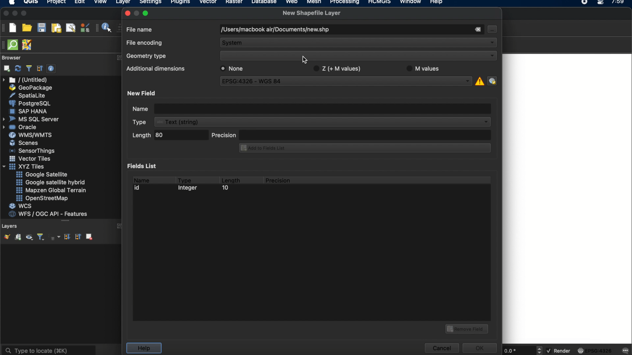 This screenshot has width=632, height=355. I want to click on expand, so click(118, 57).